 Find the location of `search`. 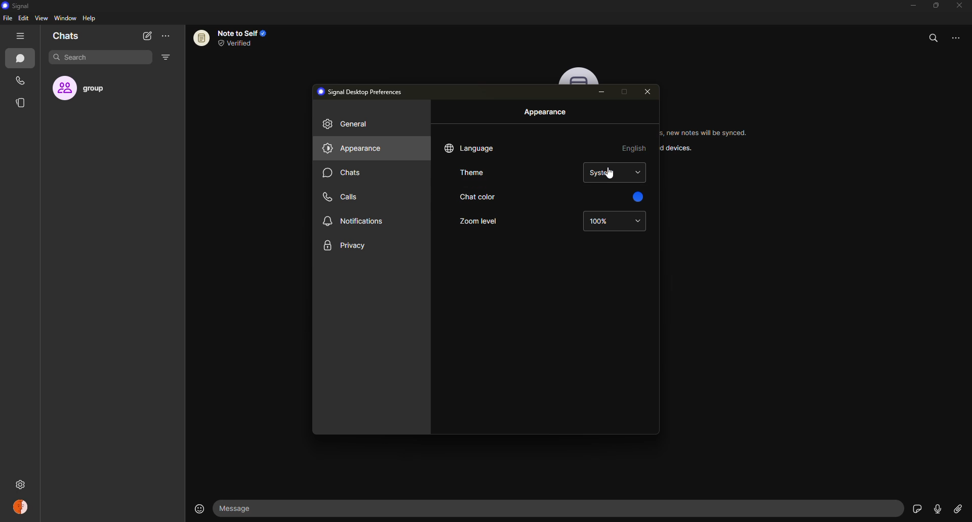

search is located at coordinates (79, 58).